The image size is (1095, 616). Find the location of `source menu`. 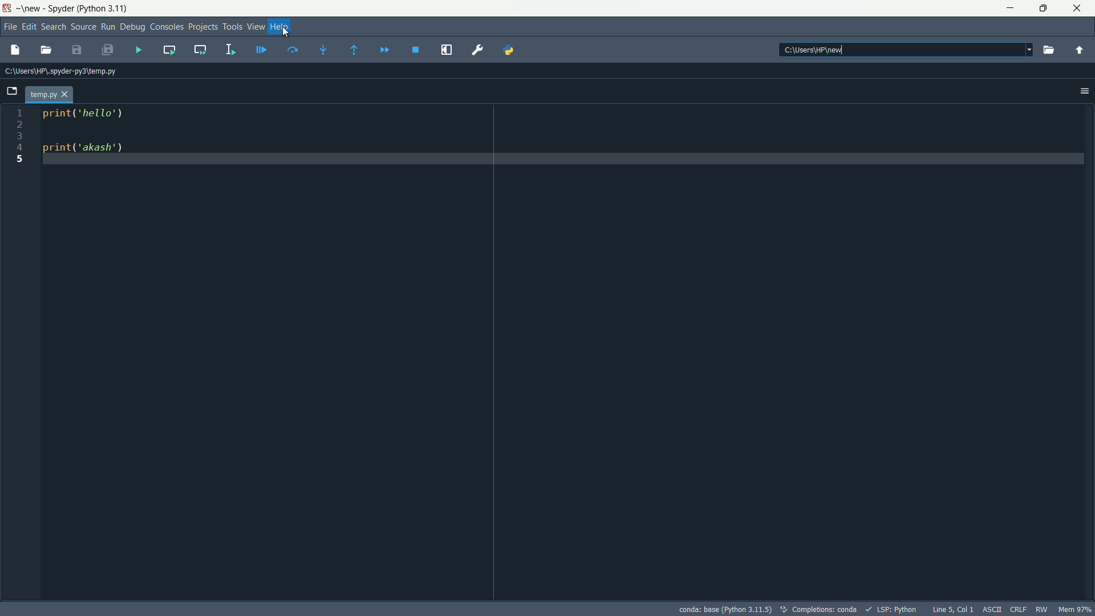

source menu is located at coordinates (84, 25).